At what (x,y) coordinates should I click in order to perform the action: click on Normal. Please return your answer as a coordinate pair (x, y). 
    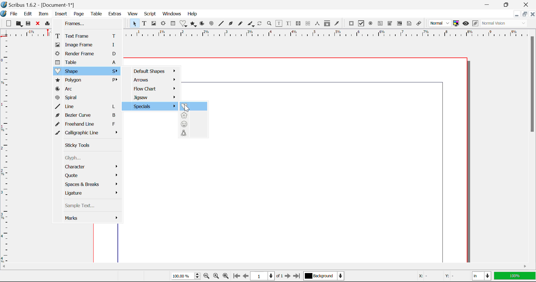
    Looking at the image, I should click on (441, 23).